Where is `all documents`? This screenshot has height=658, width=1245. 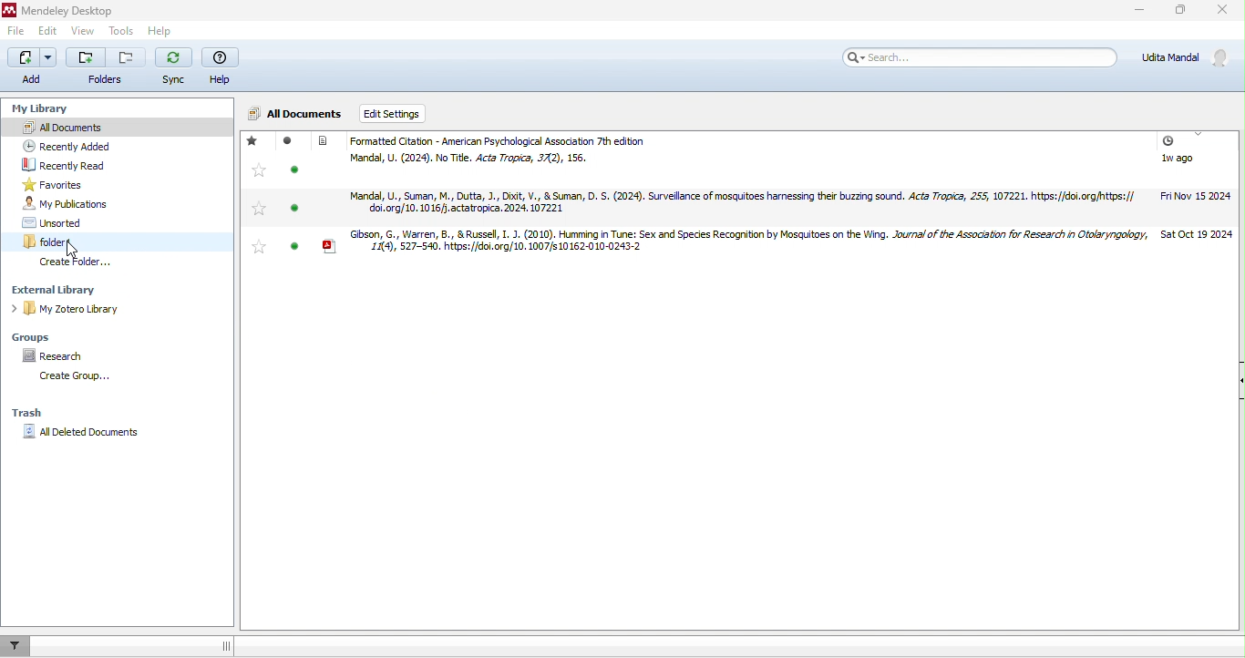
all documents is located at coordinates (297, 114).